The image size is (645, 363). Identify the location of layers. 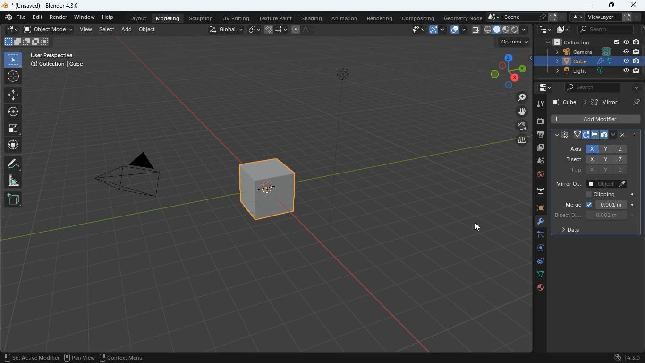
(518, 141).